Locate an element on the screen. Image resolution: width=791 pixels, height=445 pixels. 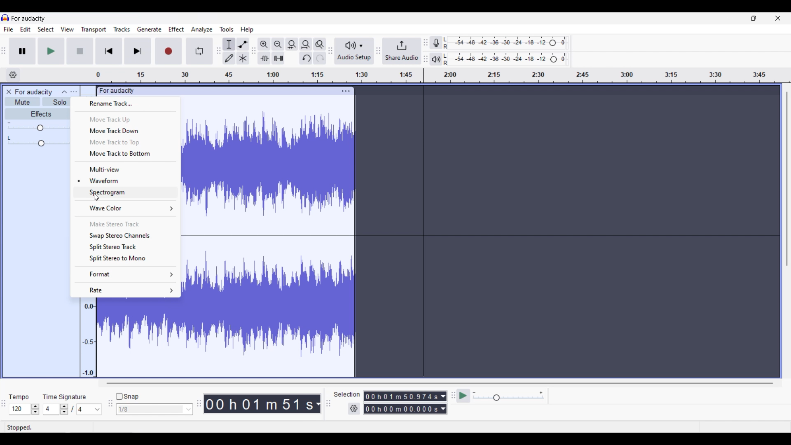
Snap options is located at coordinates (155, 409).